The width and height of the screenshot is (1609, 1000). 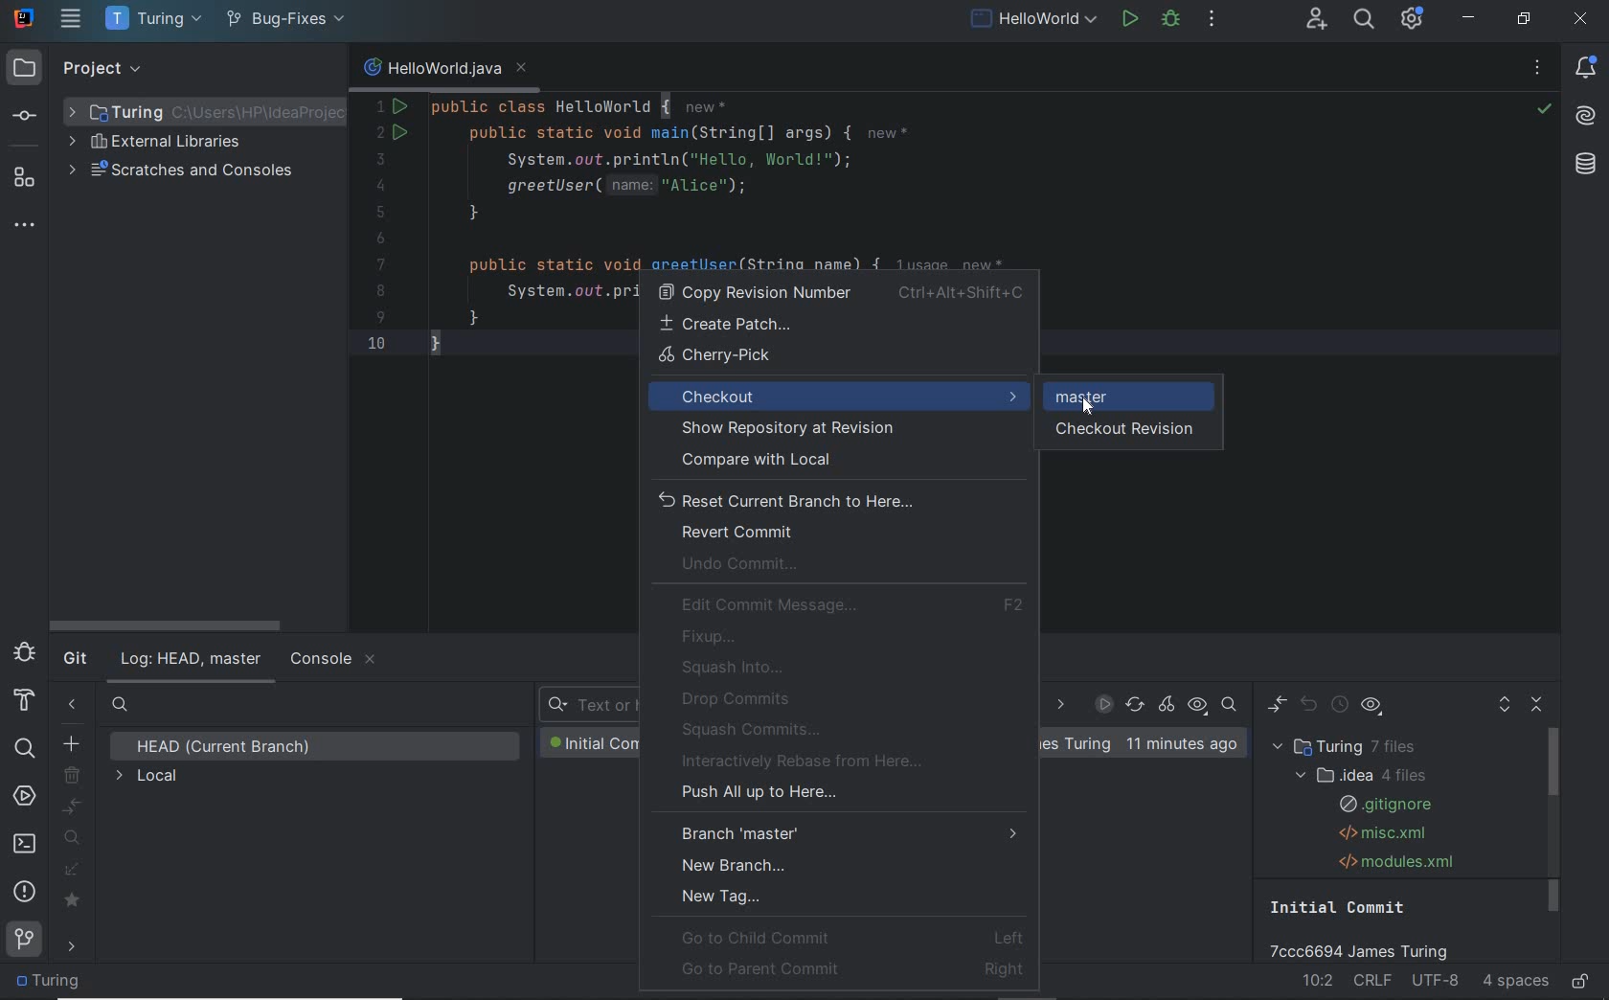 I want to click on more tool windows, so click(x=26, y=226).